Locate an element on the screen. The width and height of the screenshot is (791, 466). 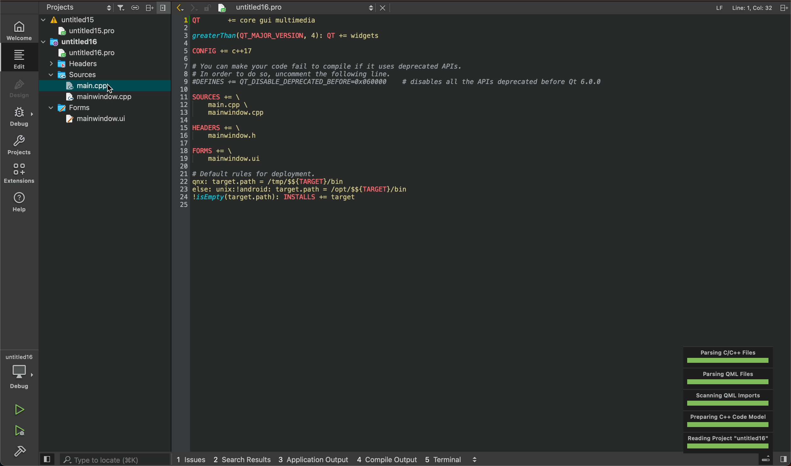
help is located at coordinates (21, 202).